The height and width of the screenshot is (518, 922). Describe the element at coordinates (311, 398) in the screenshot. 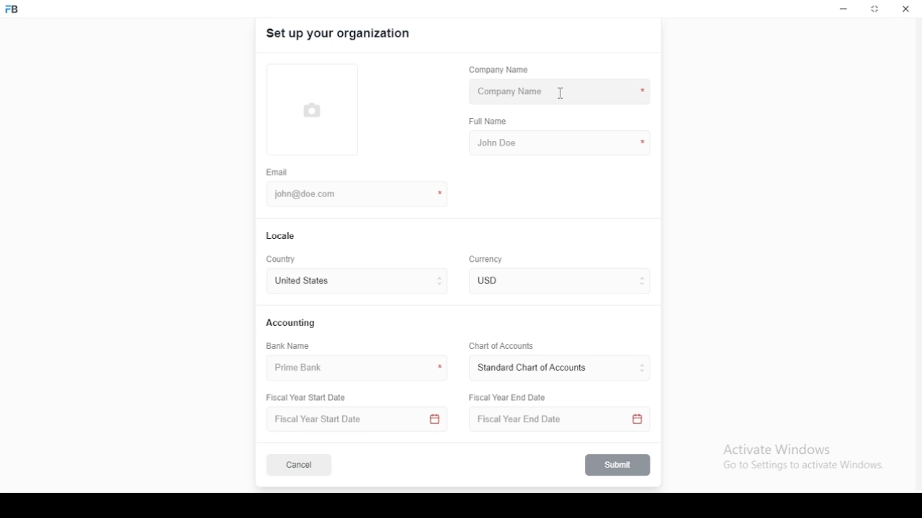

I see `Fiscal Year Start Date` at that location.